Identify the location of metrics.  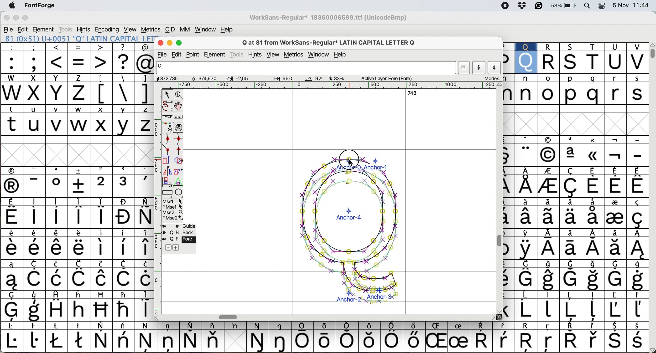
(151, 29).